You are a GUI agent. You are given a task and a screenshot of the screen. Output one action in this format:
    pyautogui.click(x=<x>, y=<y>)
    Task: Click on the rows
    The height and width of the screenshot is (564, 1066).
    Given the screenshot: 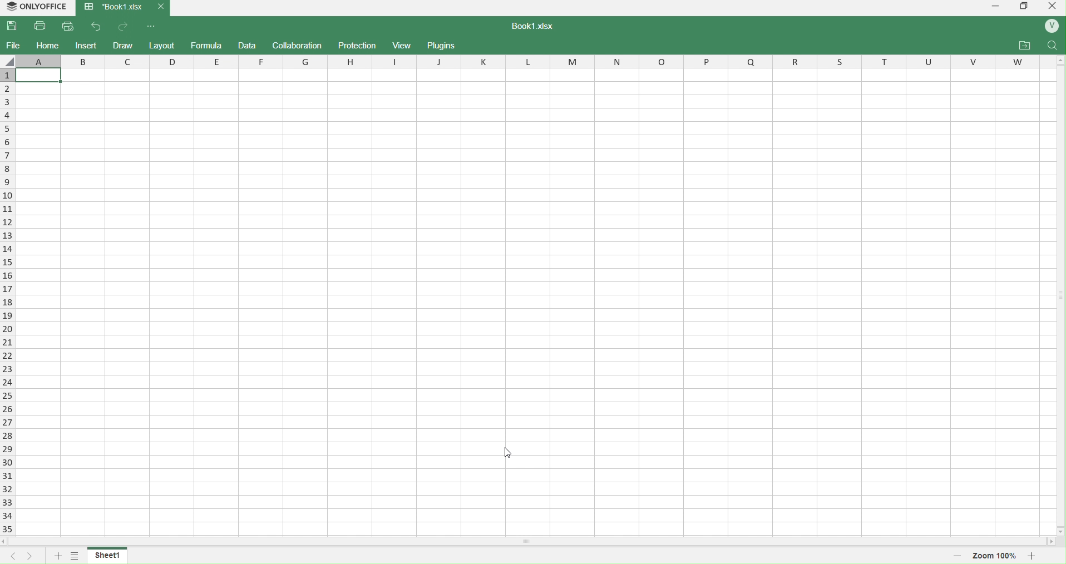 What is the action you would take?
    pyautogui.click(x=7, y=302)
    